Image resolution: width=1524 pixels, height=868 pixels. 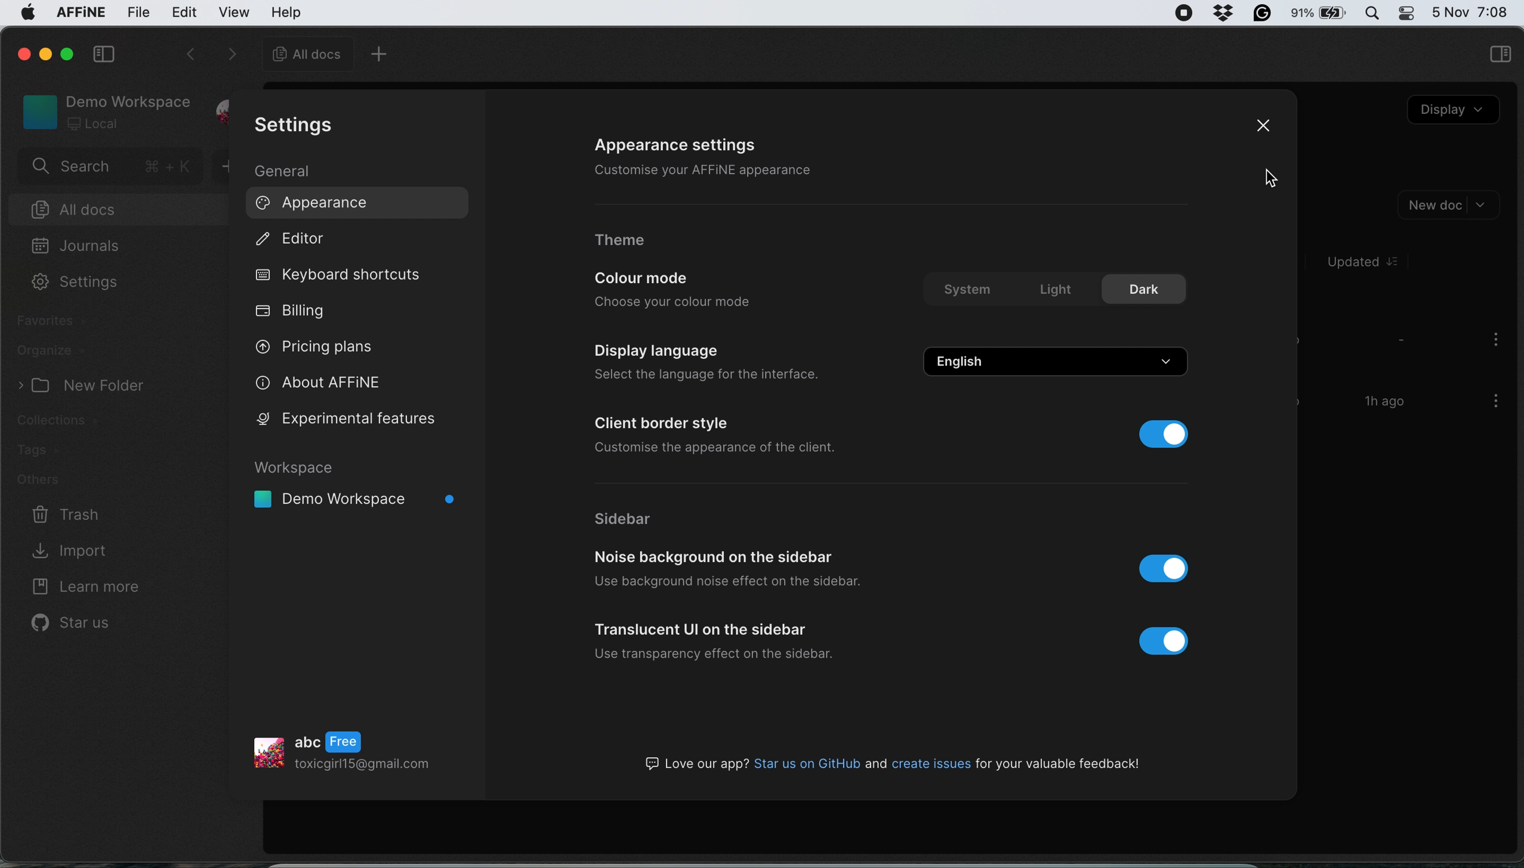 I want to click on colour mode, so click(x=664, y=277).